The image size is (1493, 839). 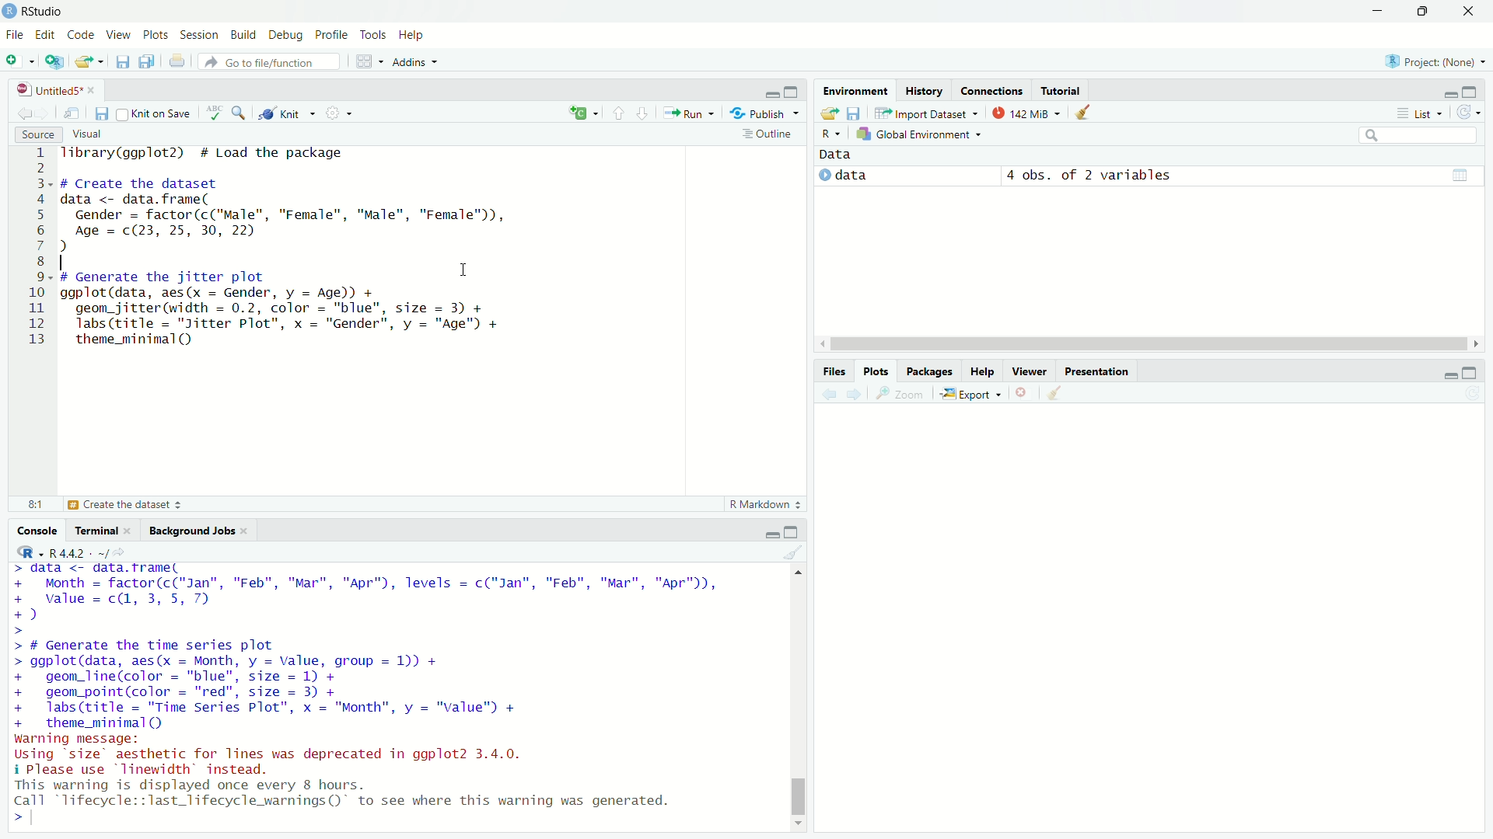 I want to click on serial number, so click(x=35, y=249).